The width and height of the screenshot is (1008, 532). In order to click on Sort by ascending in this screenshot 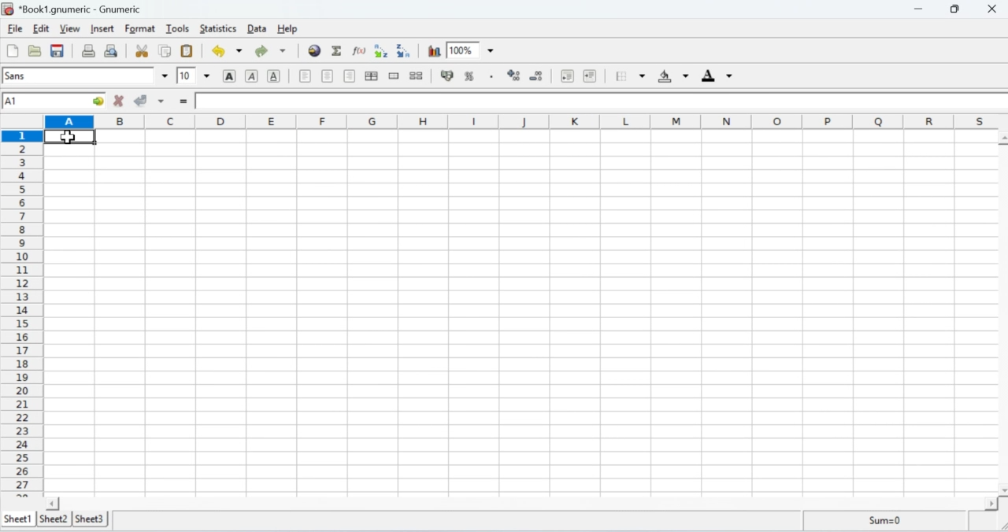, I will do `click(381, 51)`.